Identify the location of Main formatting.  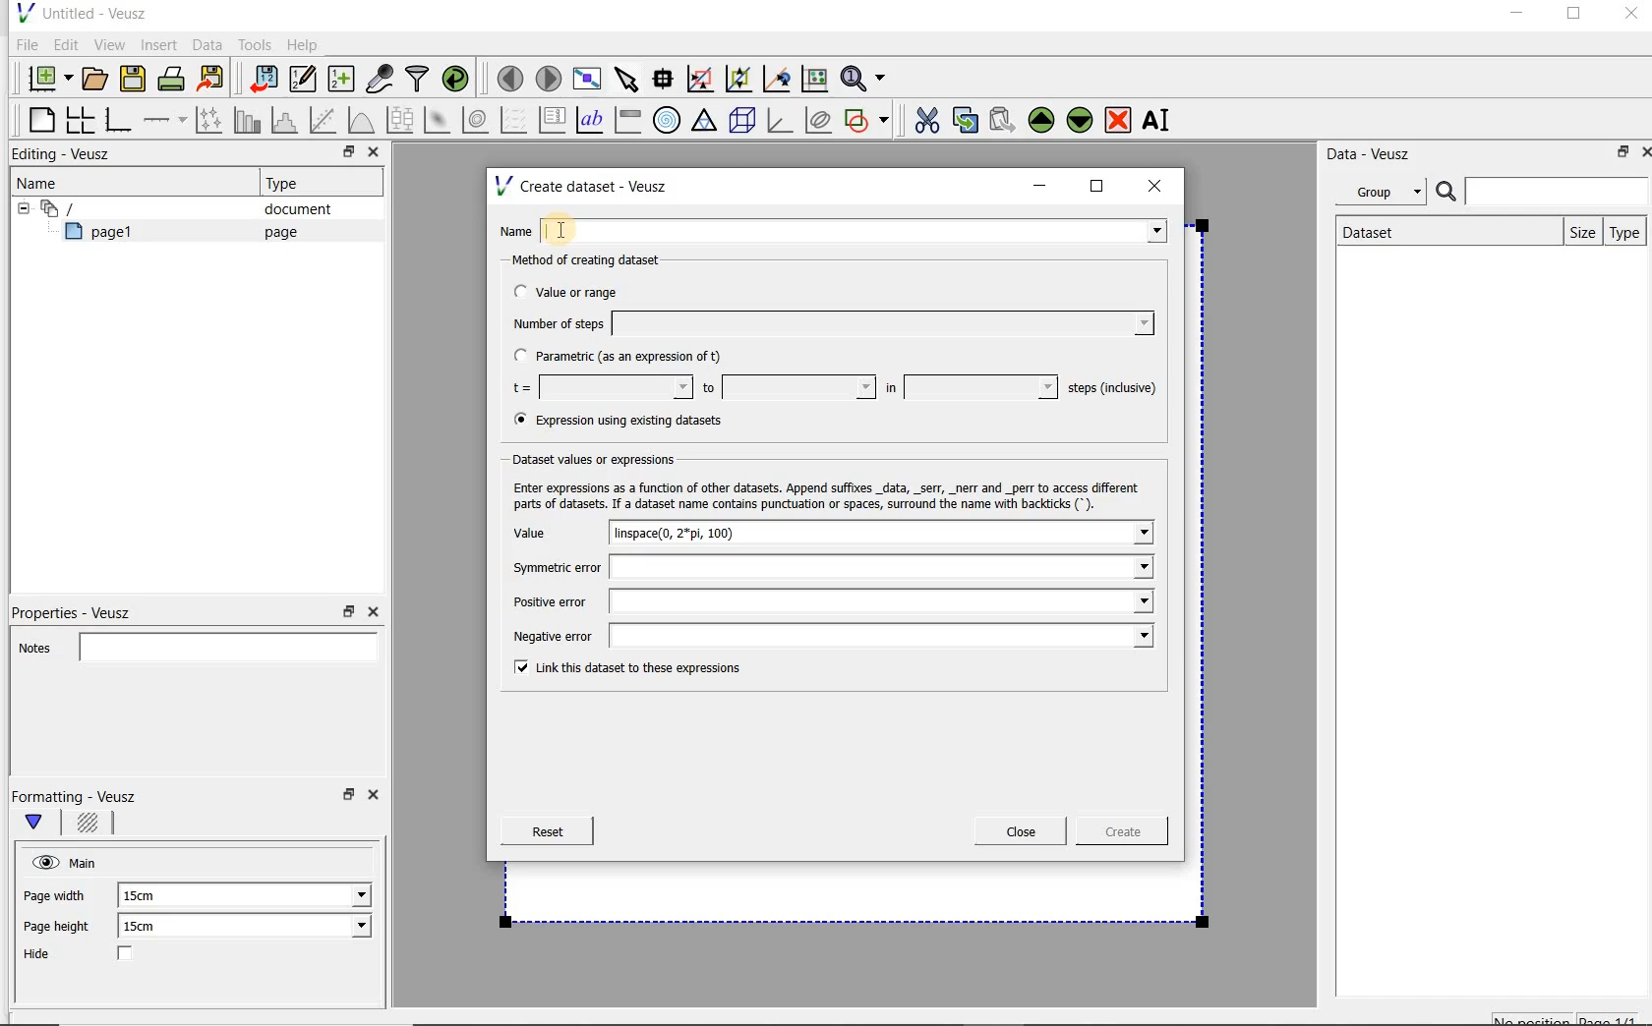
(42, 824).